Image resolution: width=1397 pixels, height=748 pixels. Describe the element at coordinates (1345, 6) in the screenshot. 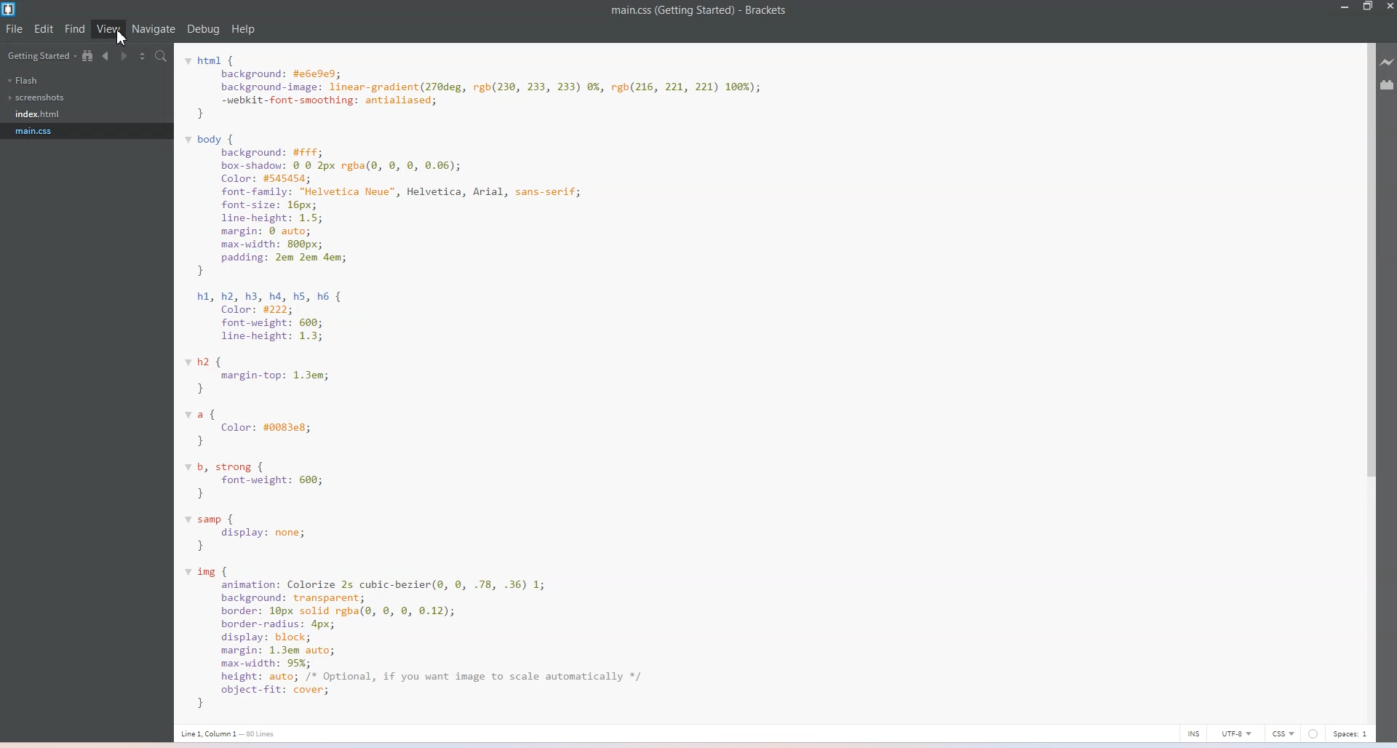

I see `Minimize` at that location.